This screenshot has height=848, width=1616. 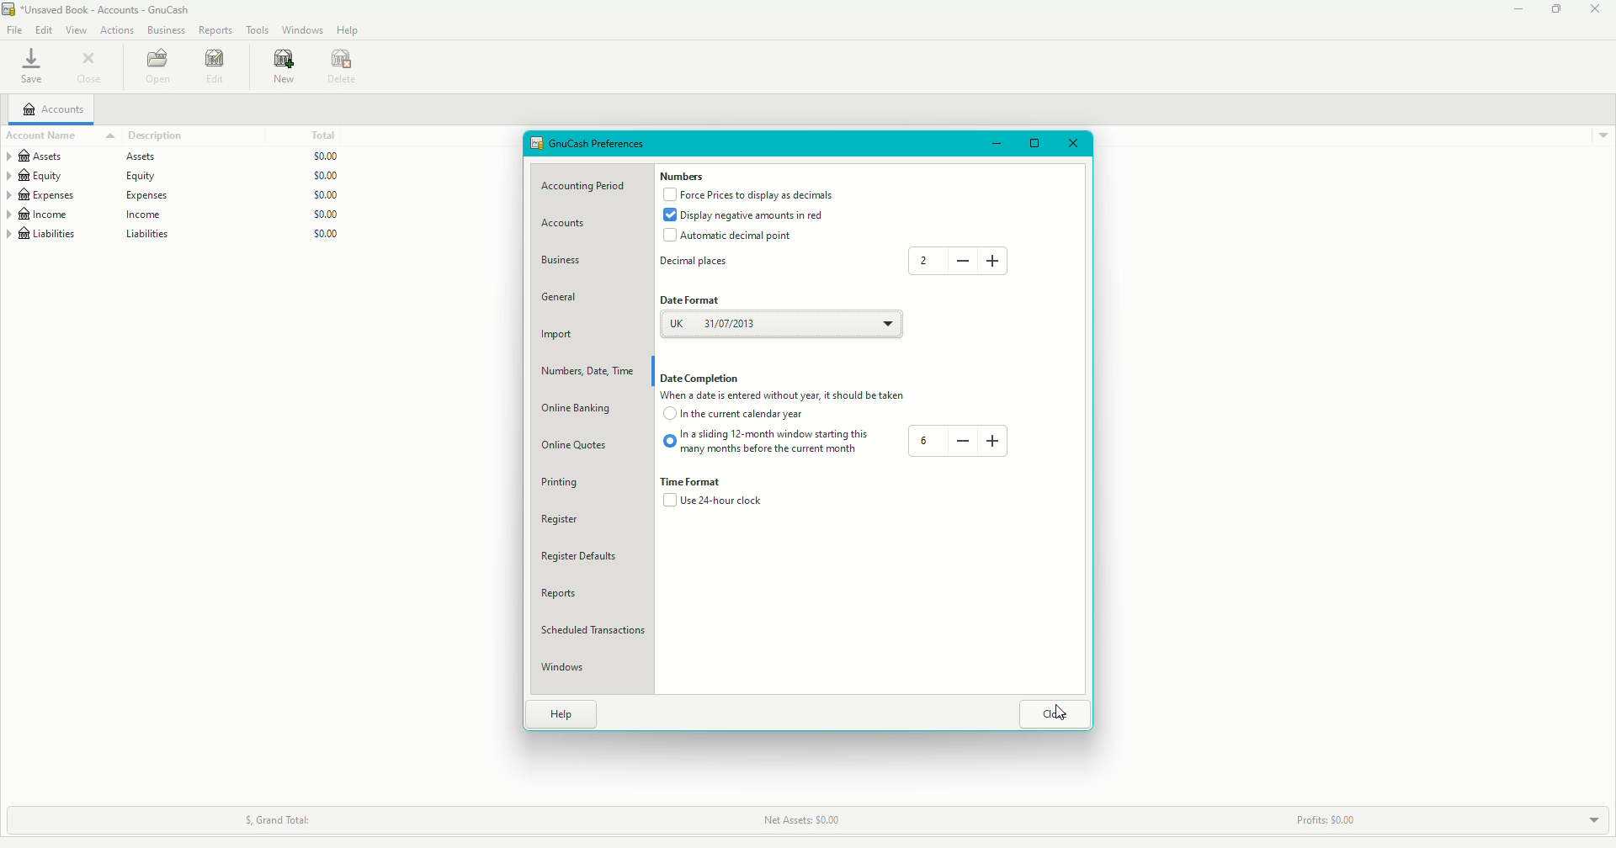 What do you see at coordinates (175, 195) in the screenshot?
I see `Expenses` at bounding box center [175, 195].